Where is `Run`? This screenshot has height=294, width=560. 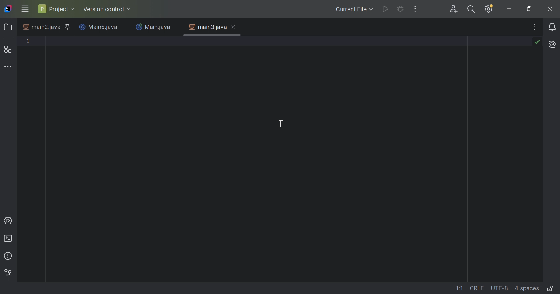 Run is located at coordinates (386, 9).